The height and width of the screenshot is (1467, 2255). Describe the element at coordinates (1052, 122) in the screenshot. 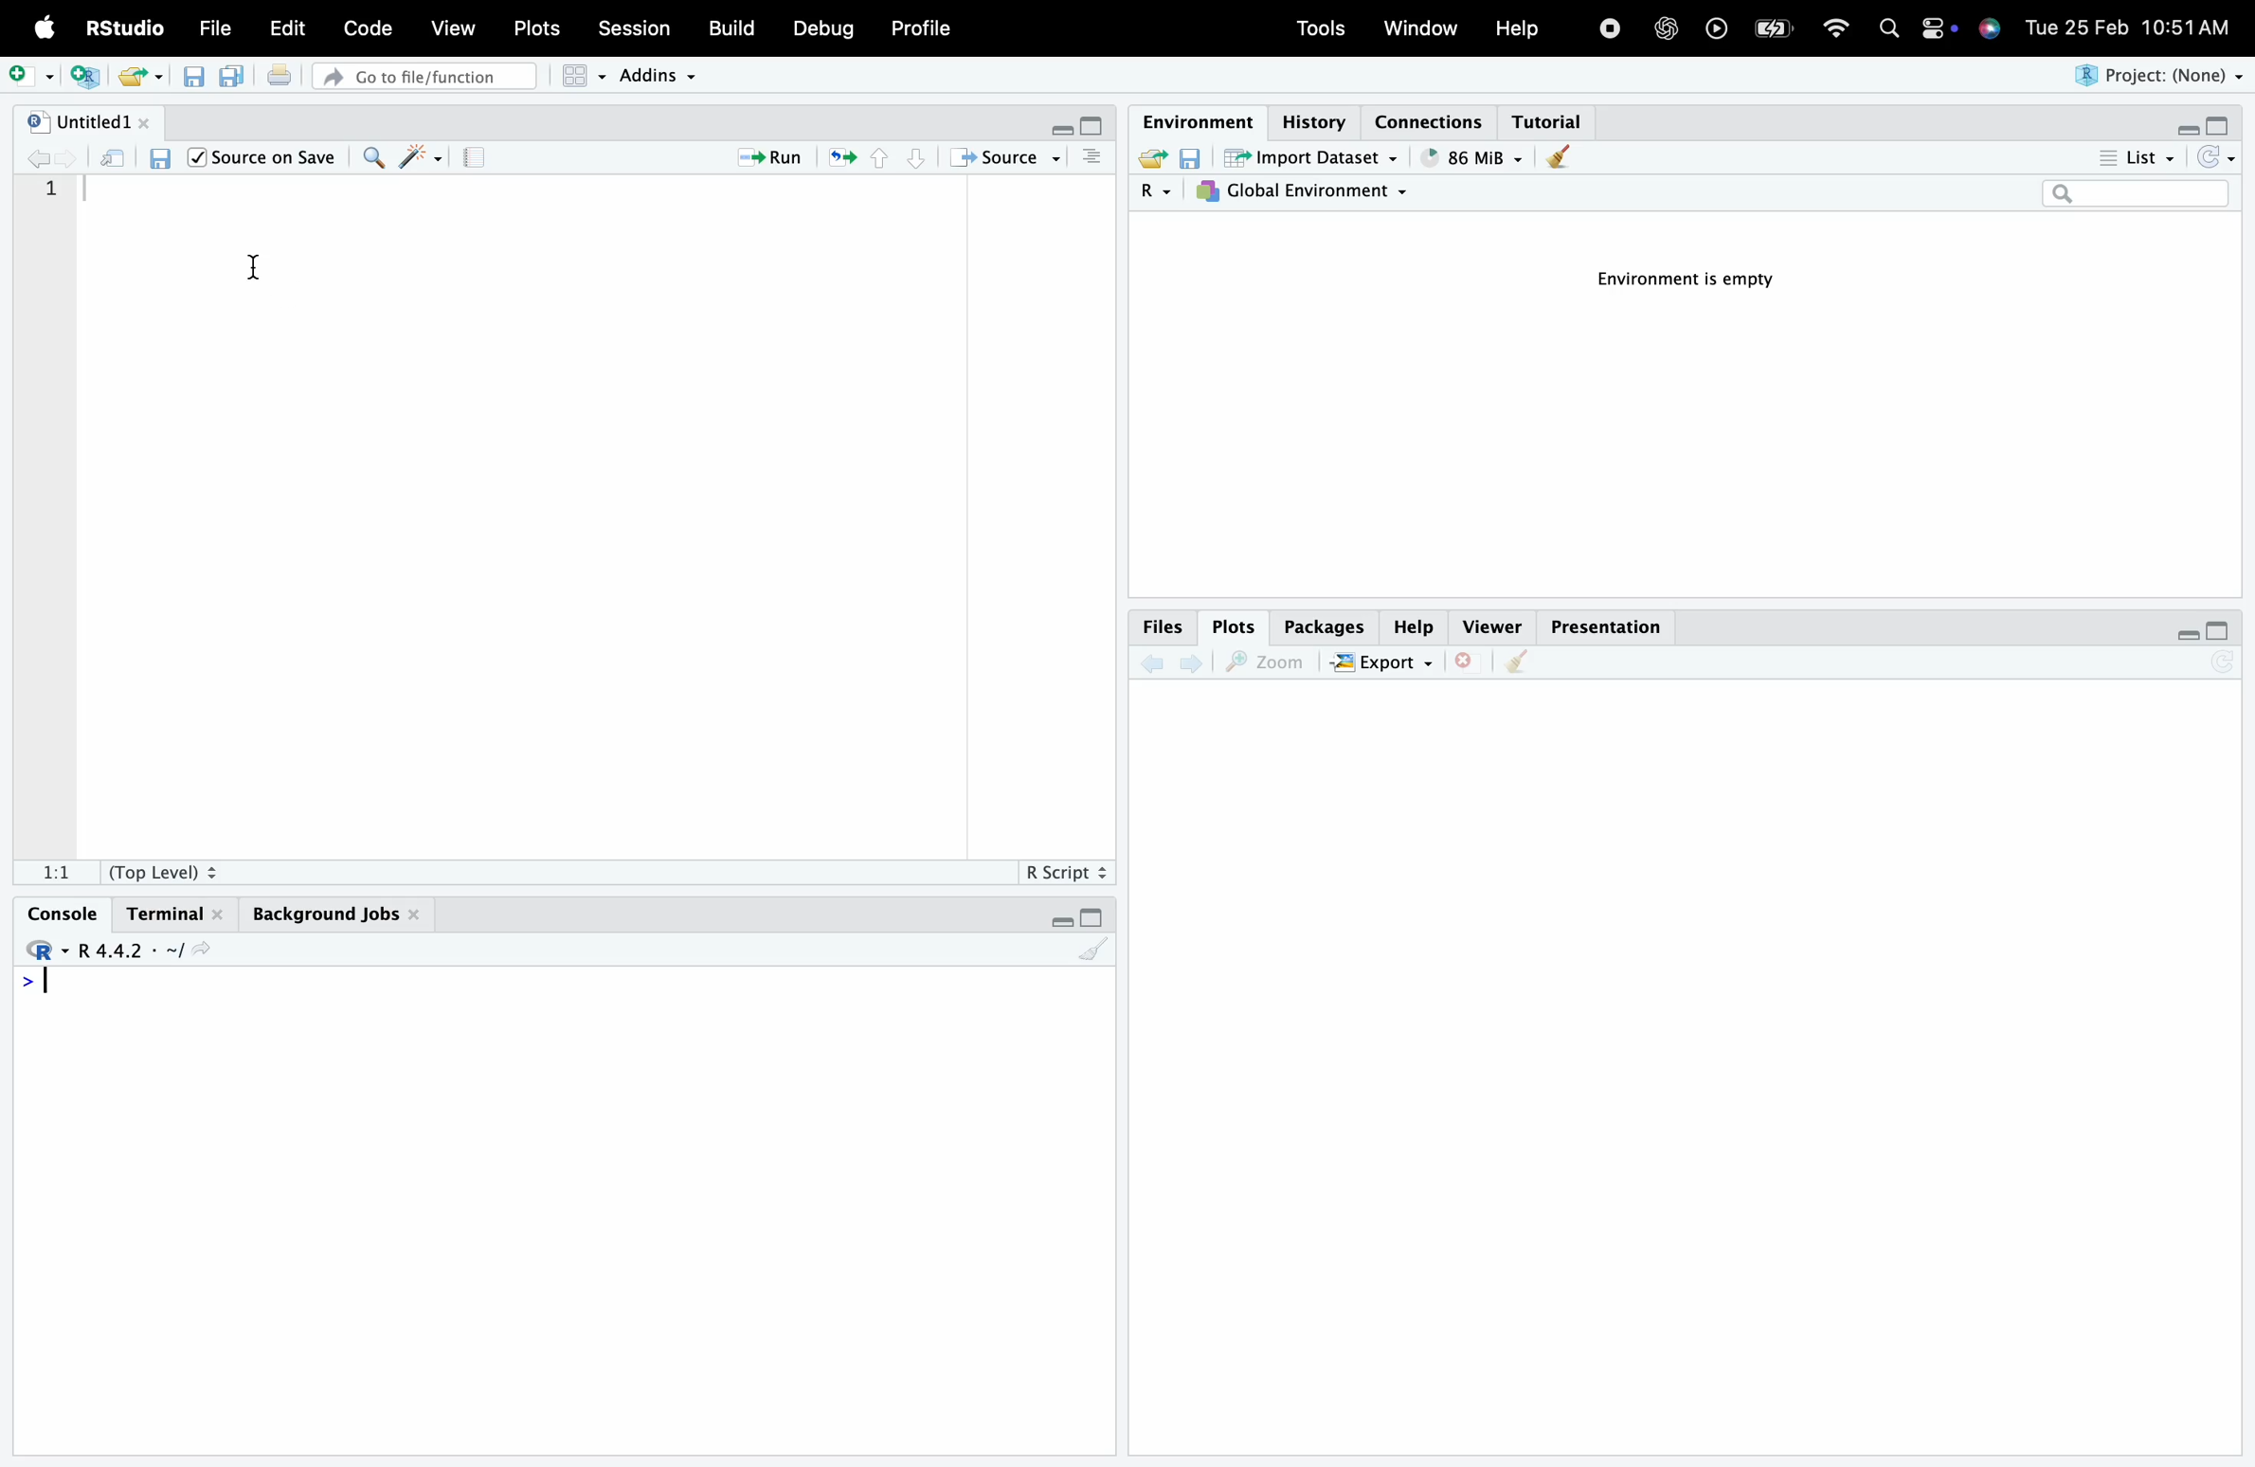

I see `minimise` at that location.